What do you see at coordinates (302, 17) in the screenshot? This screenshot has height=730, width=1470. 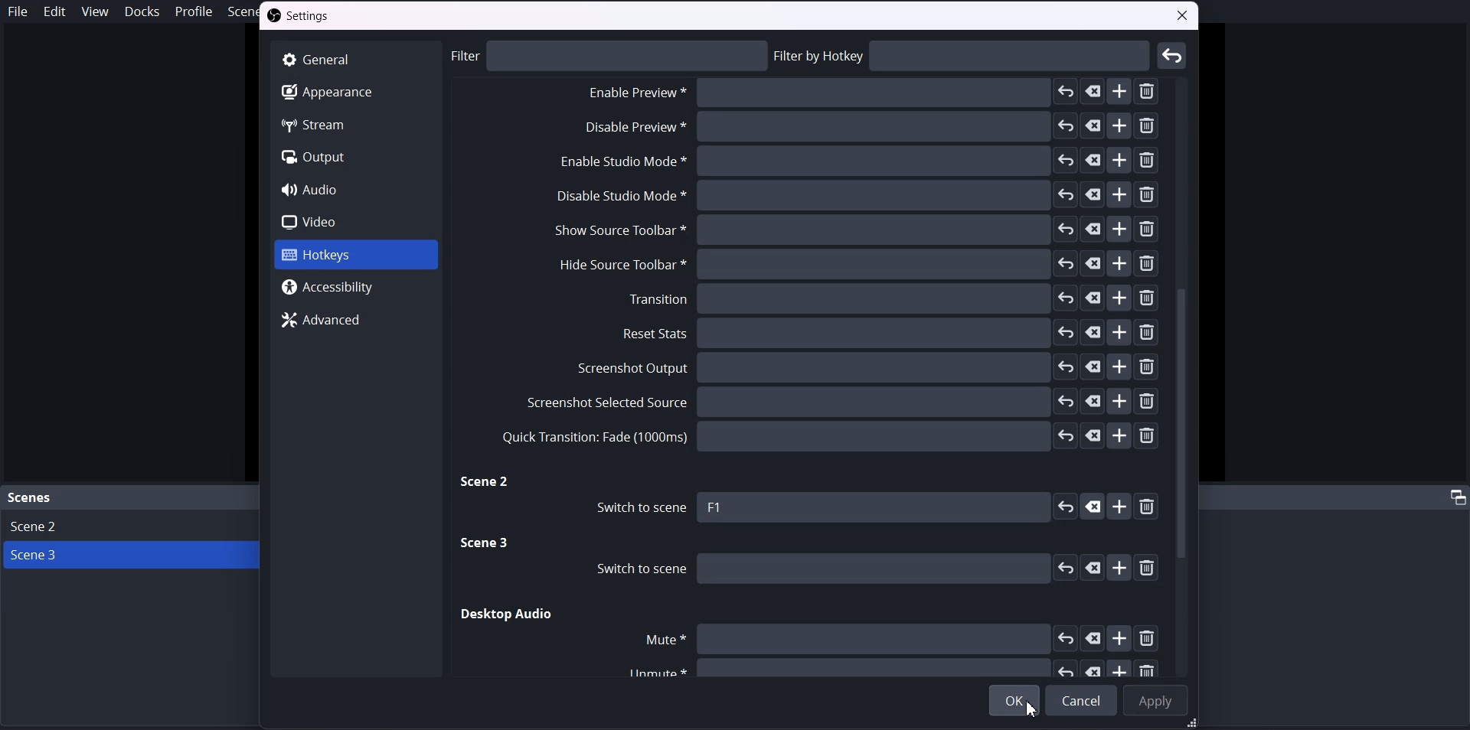 I see `Settings` at bounding box center [302, 17].